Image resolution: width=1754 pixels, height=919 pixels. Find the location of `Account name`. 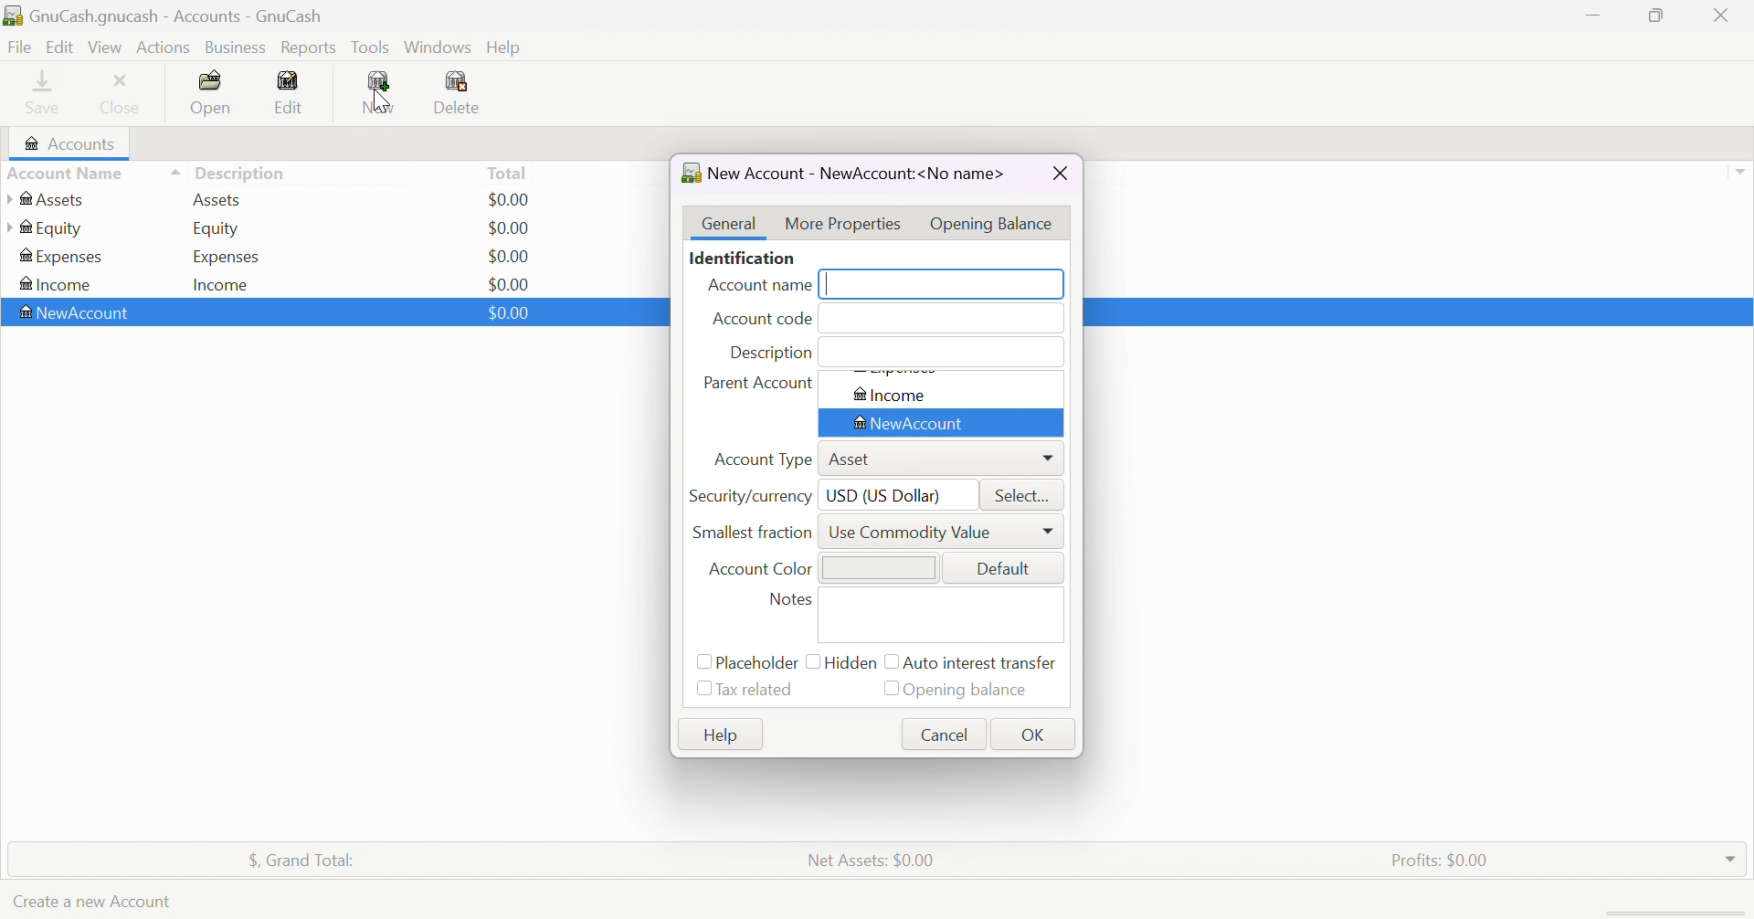

Account name is located at coordinates (759, 286).